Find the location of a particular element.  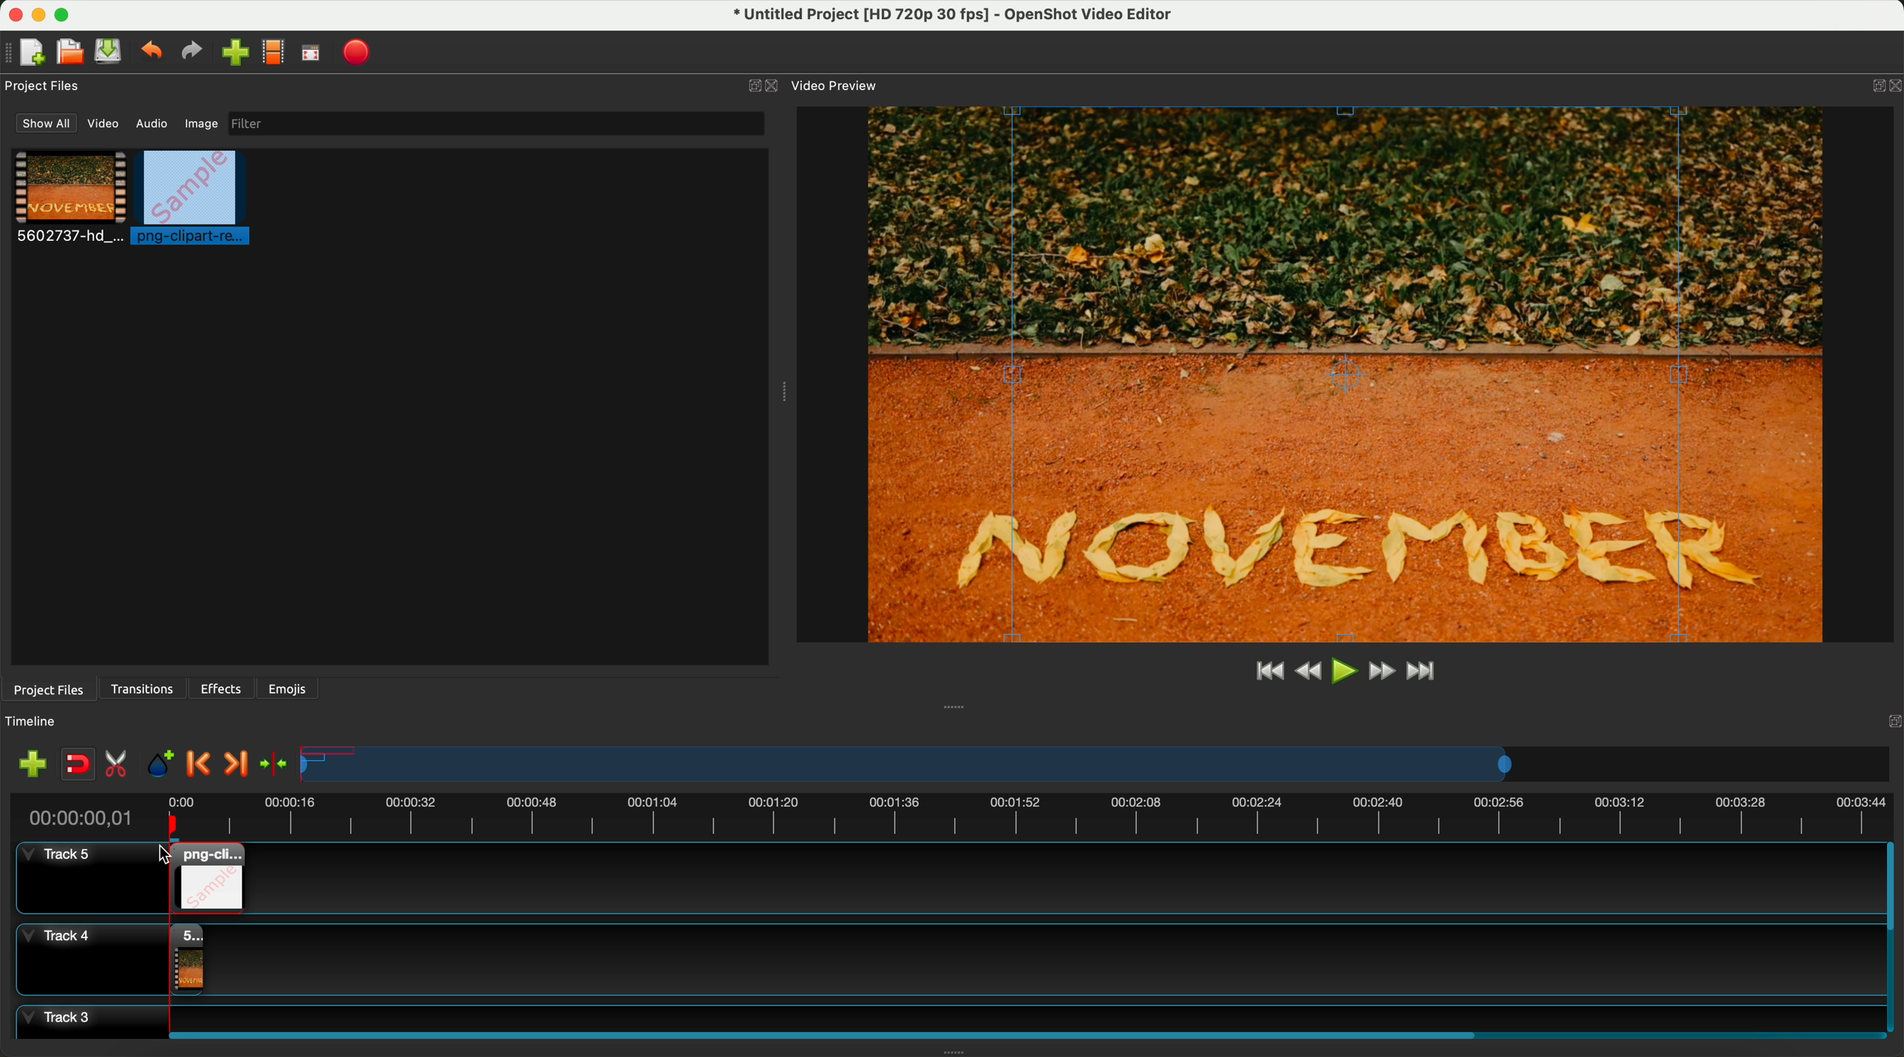

fast foward is located at coordinates (1380, 673).